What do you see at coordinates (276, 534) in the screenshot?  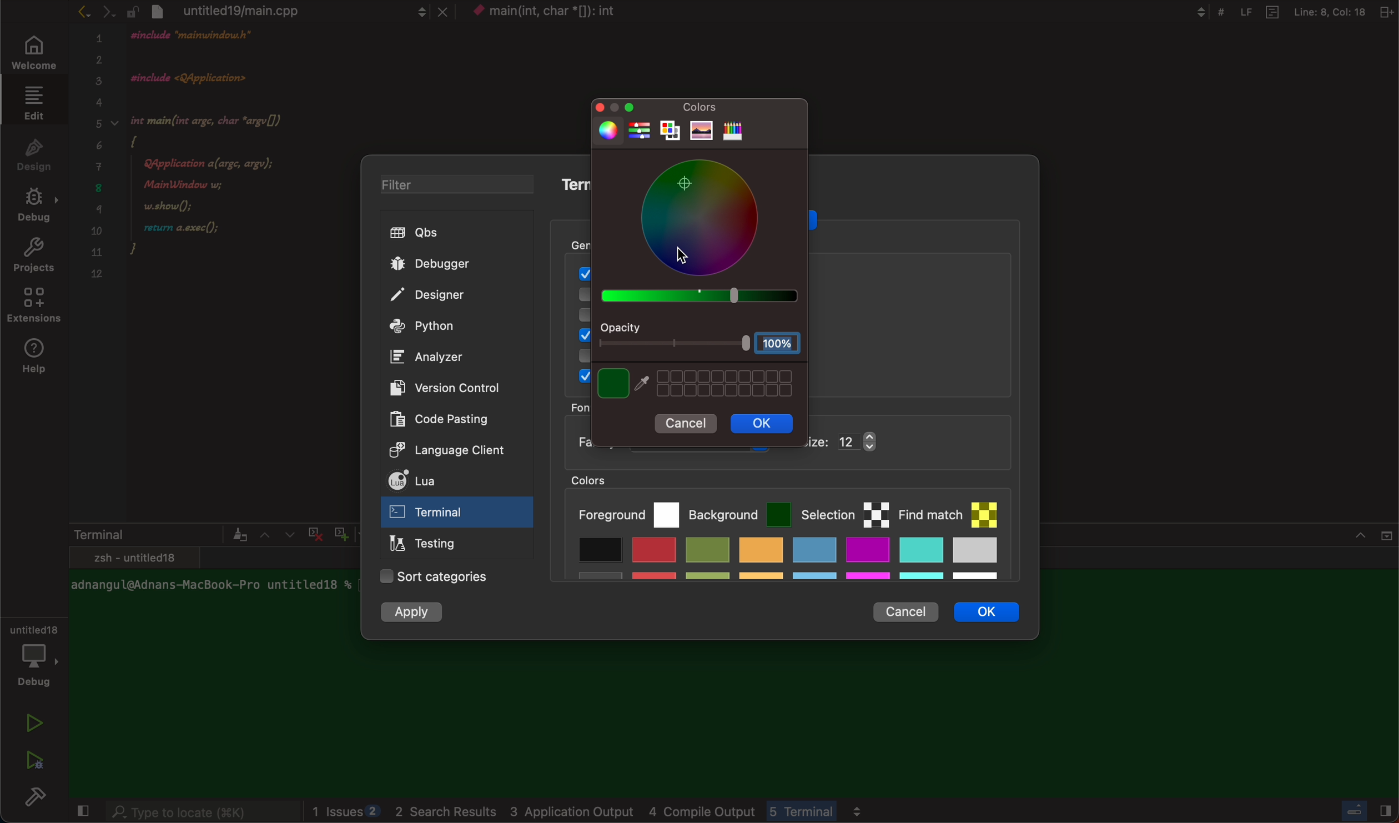 I see `arrows` at bounding box center [276, 534].